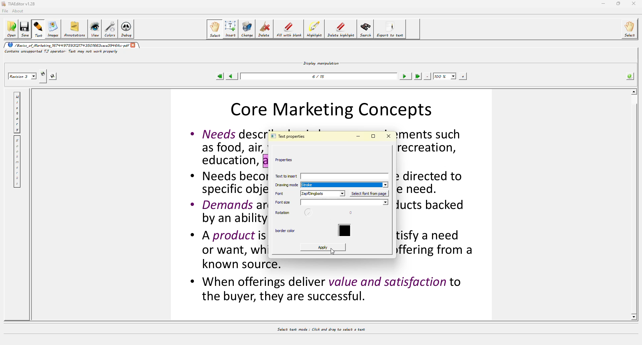 This screenshot has width=642, height=345. What do you see at coordinates (109, 29) in the screenshot?
I see `colors` at bounding box center [109, 29].